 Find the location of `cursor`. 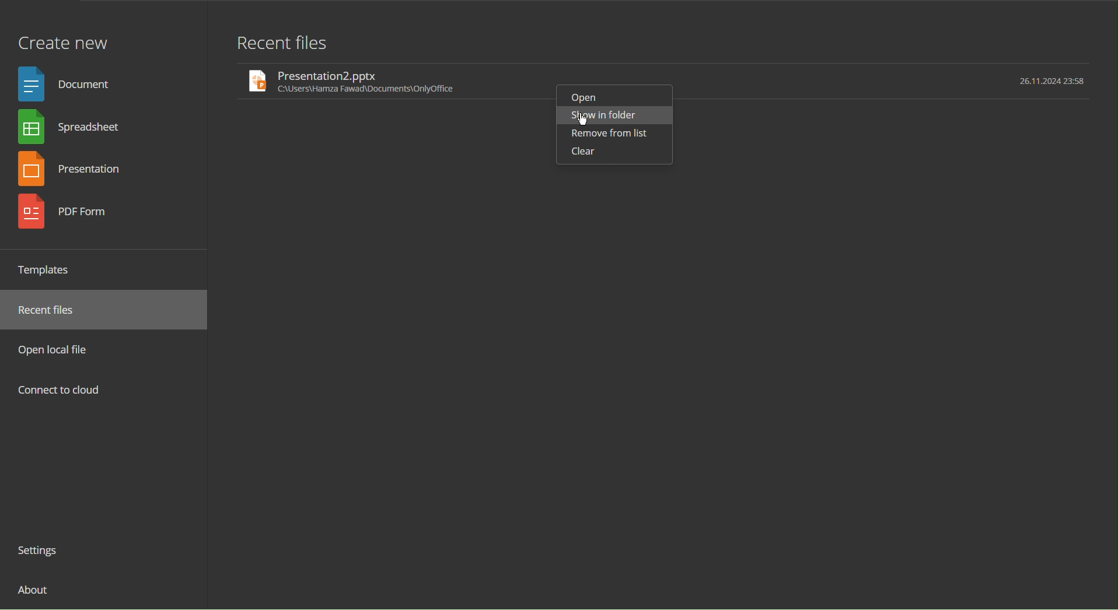

cursor is located at coordinates (583, 121).